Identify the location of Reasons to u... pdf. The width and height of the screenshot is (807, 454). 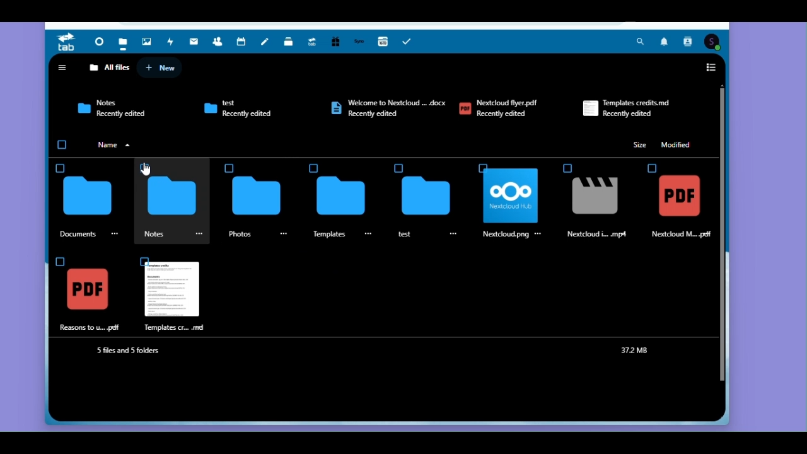
(89, 327).